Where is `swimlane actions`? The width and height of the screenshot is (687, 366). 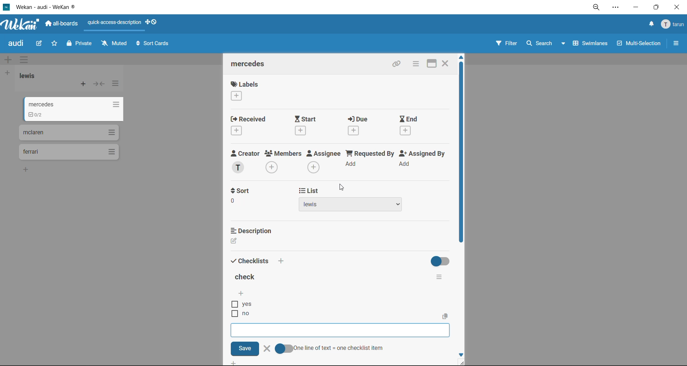 swimlane actions is located at coordinates (26, 61).